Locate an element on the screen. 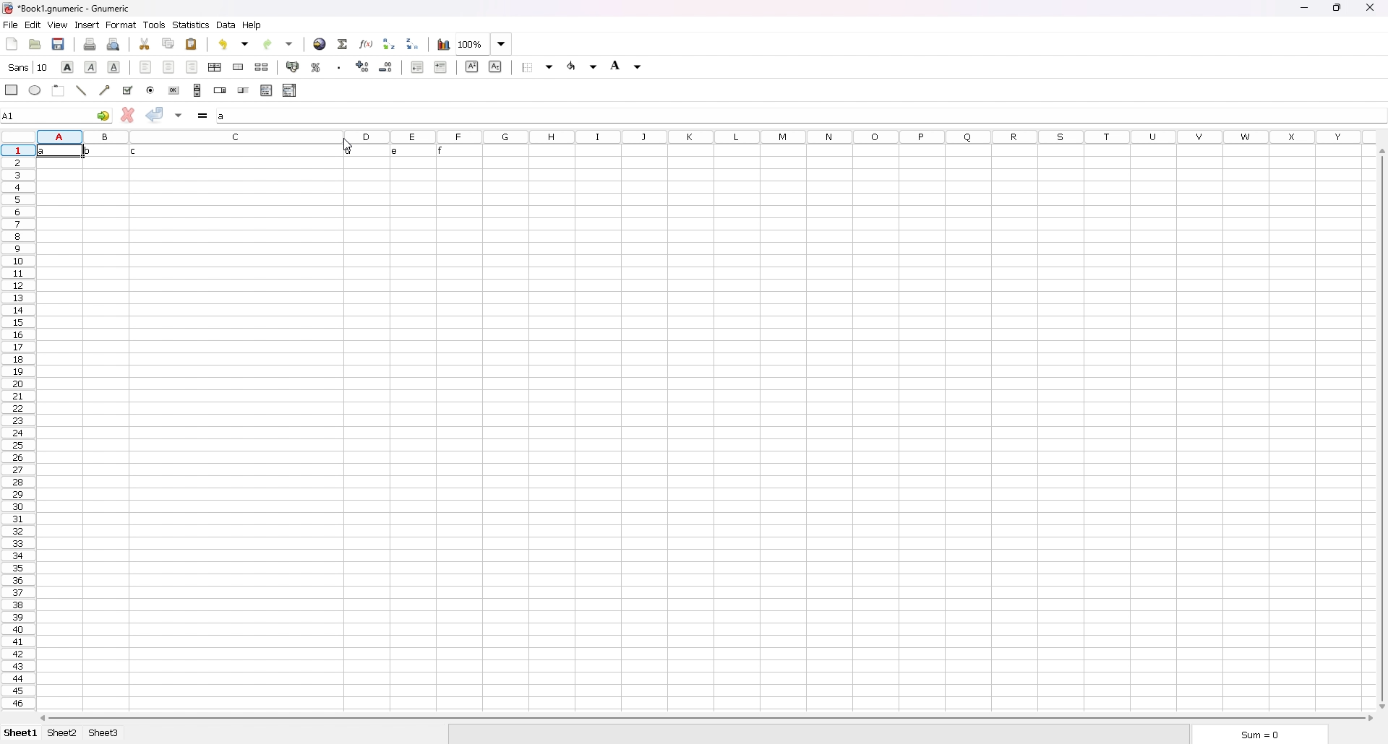  merge cells is located at coordinates (239, 66).